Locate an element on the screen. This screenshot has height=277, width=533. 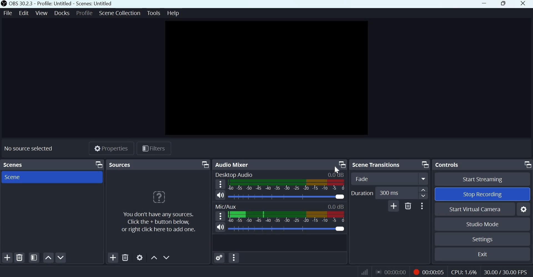
Decrease is located at coordinates (424, 196).